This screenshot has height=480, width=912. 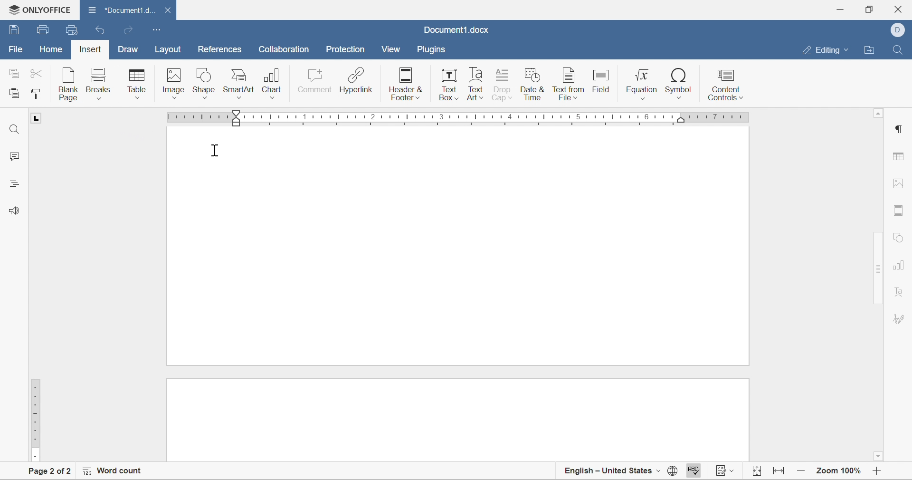 What do you see at coordinates (15, 156) in the screenshot?
I see `Comments` at bounding box center [15, 156].